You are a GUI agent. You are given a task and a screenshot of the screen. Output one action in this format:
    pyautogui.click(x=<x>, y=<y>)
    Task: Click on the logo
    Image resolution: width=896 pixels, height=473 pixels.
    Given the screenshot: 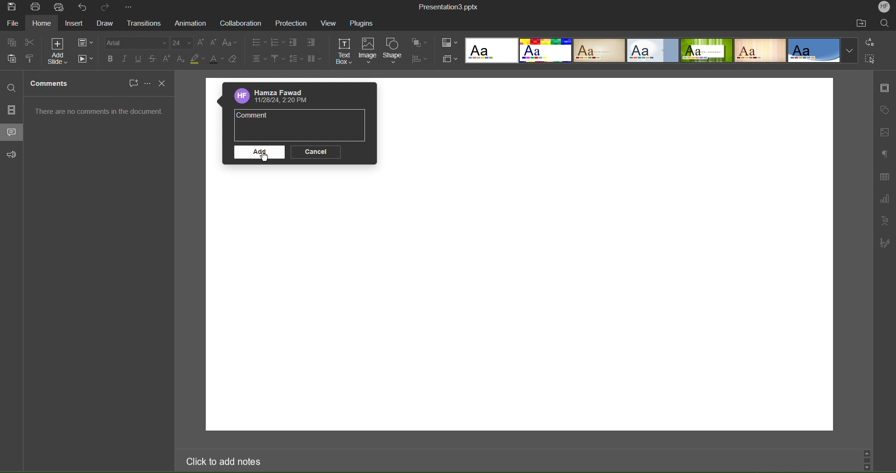 What is the action you would take?
    pyautogui.click(x=240, y=96)
    